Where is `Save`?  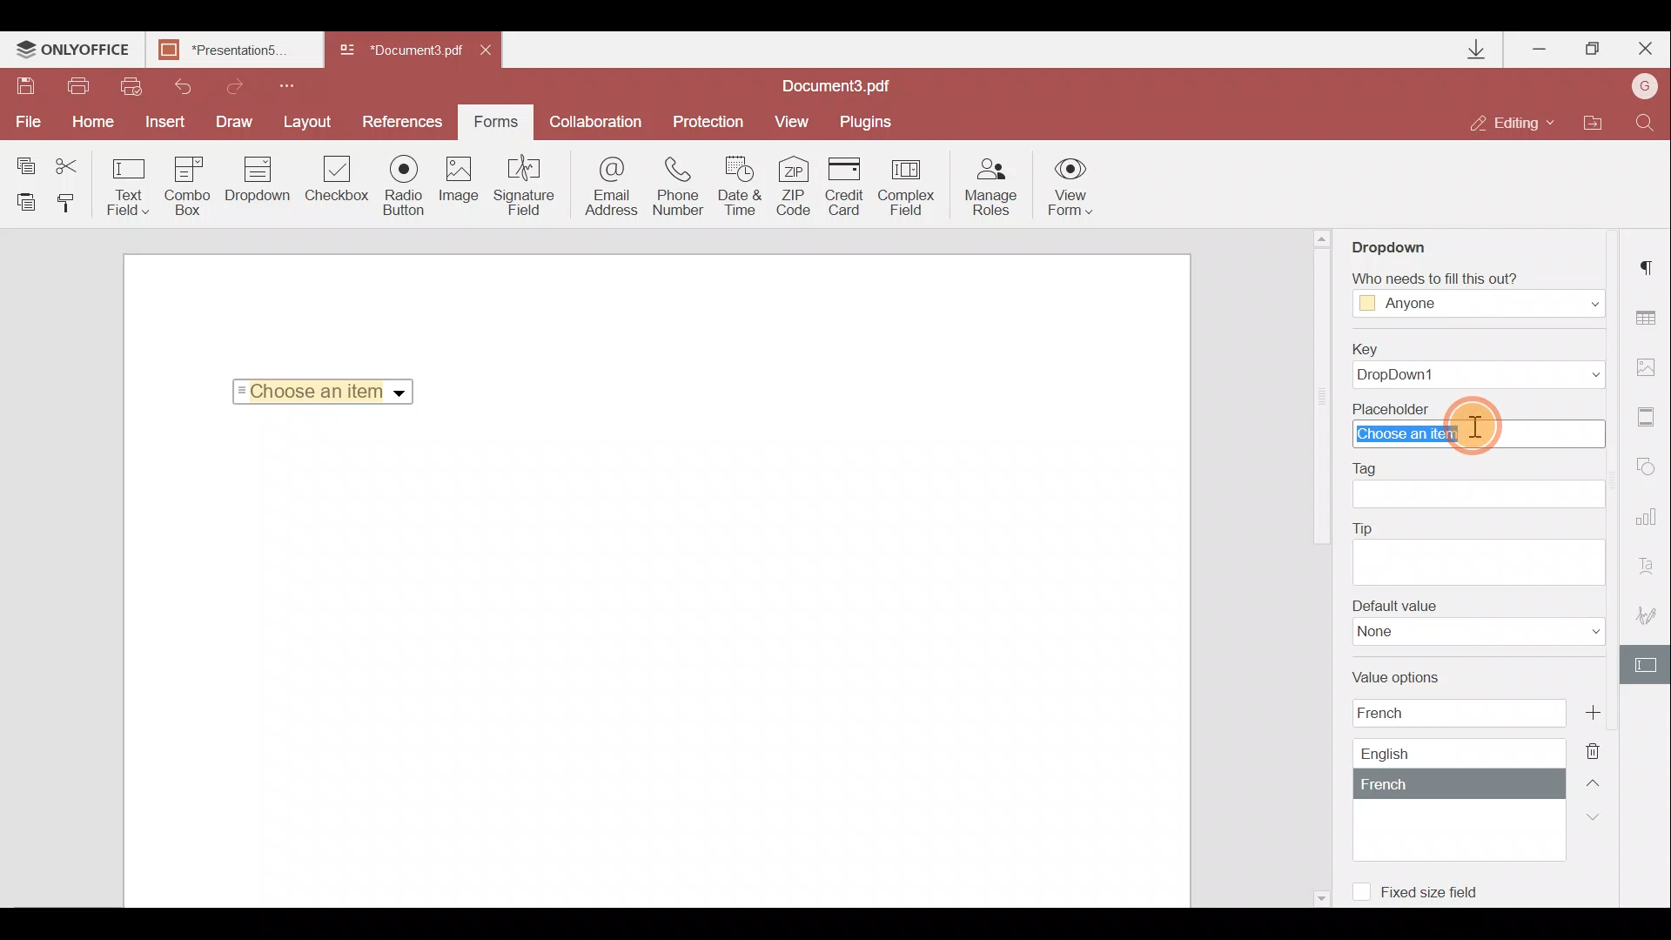
Save is located at coordinates (24, 88).